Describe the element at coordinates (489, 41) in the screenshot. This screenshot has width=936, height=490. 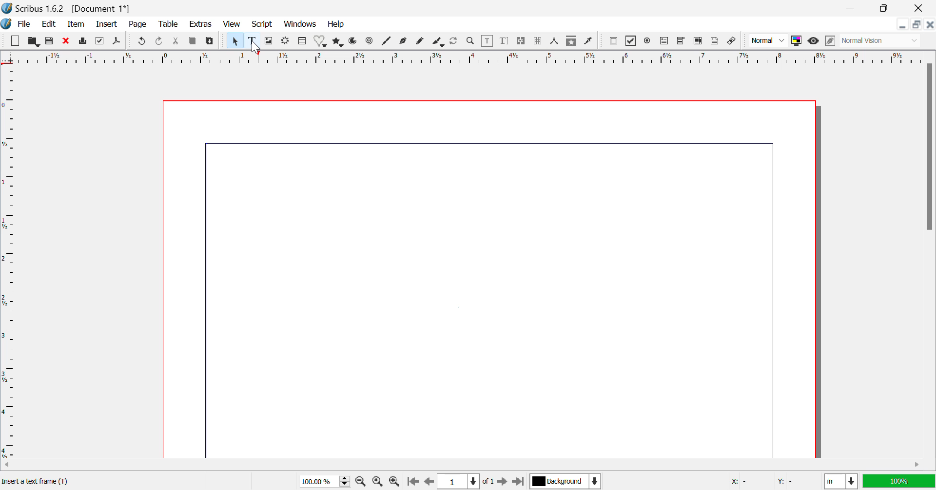
I see `Edit Content in Frames` at that location.